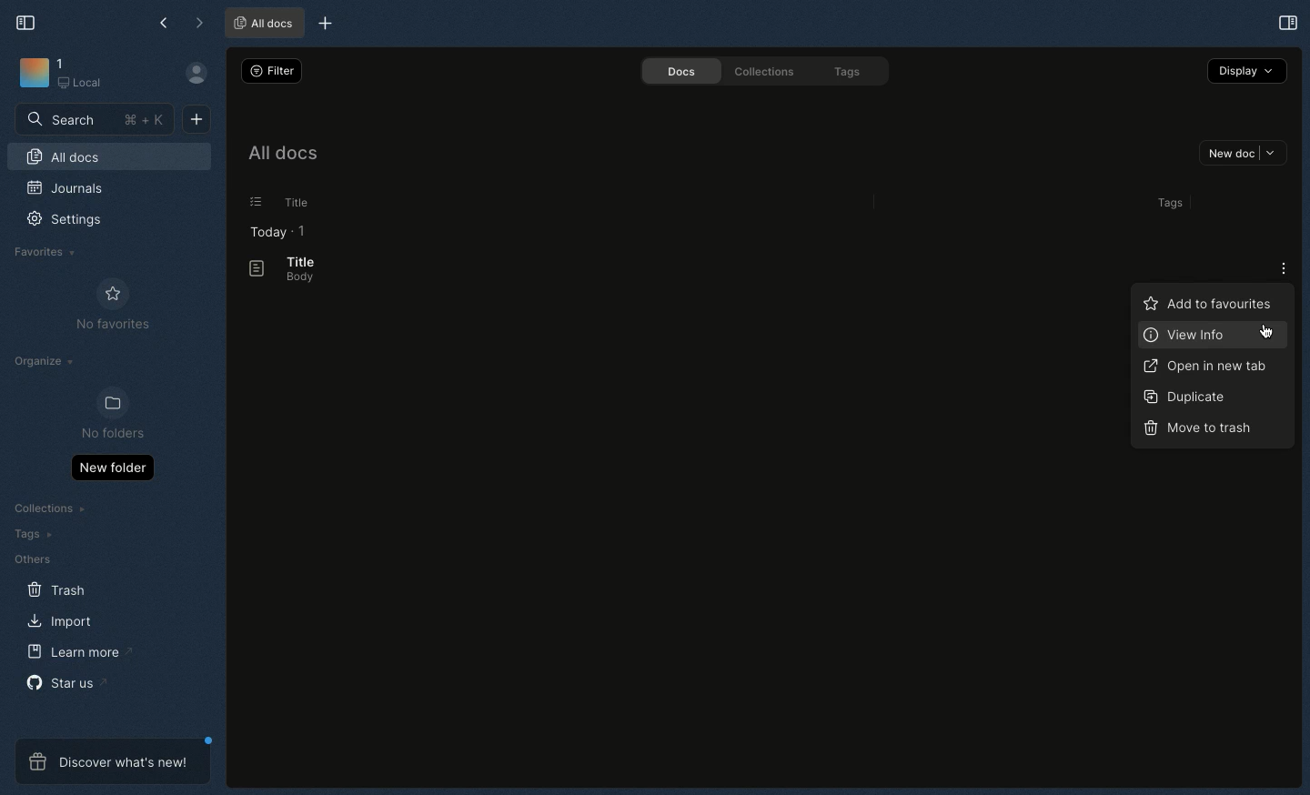  Describe the element at coordinates (1206, 366) in the screenshot. I see `Open in new tab` at that location.